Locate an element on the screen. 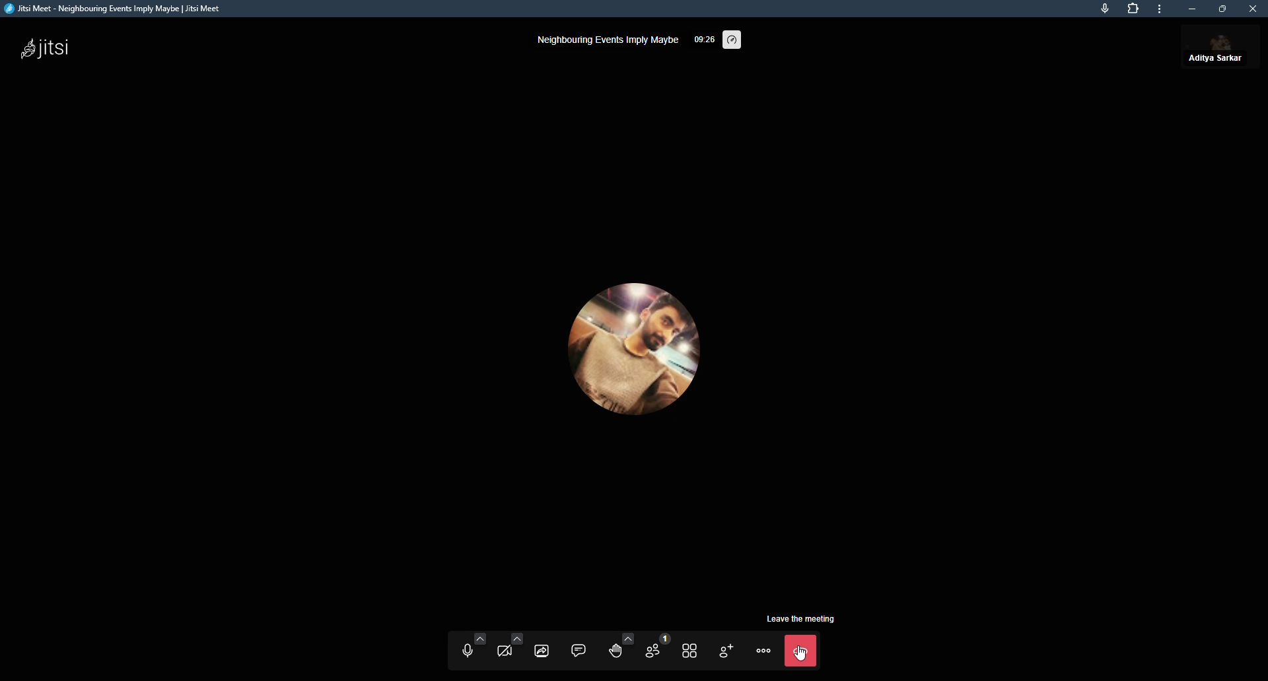  start screen sharing is located at coordinates (540, 651).